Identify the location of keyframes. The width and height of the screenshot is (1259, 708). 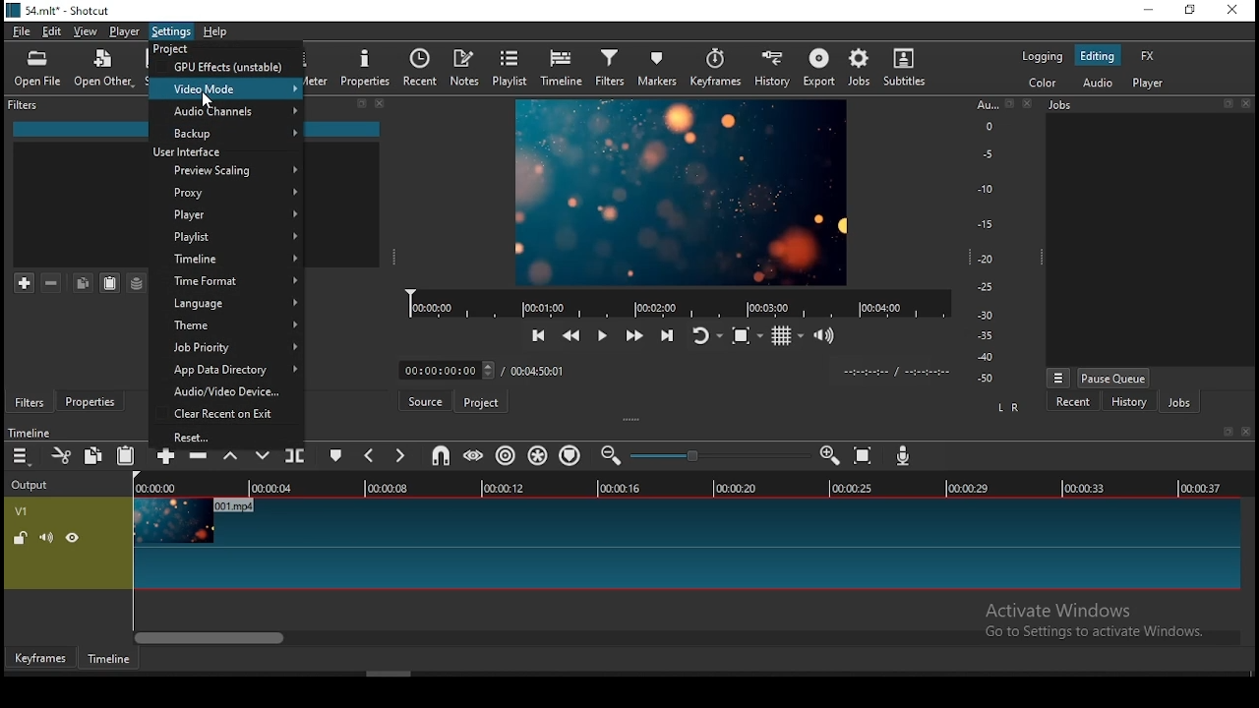
(715, 71).